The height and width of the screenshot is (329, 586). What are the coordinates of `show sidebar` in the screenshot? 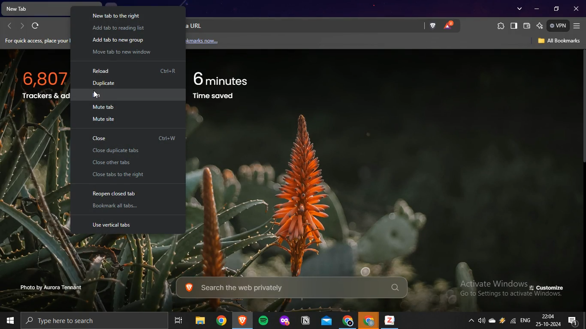 It's located at (514, 25).